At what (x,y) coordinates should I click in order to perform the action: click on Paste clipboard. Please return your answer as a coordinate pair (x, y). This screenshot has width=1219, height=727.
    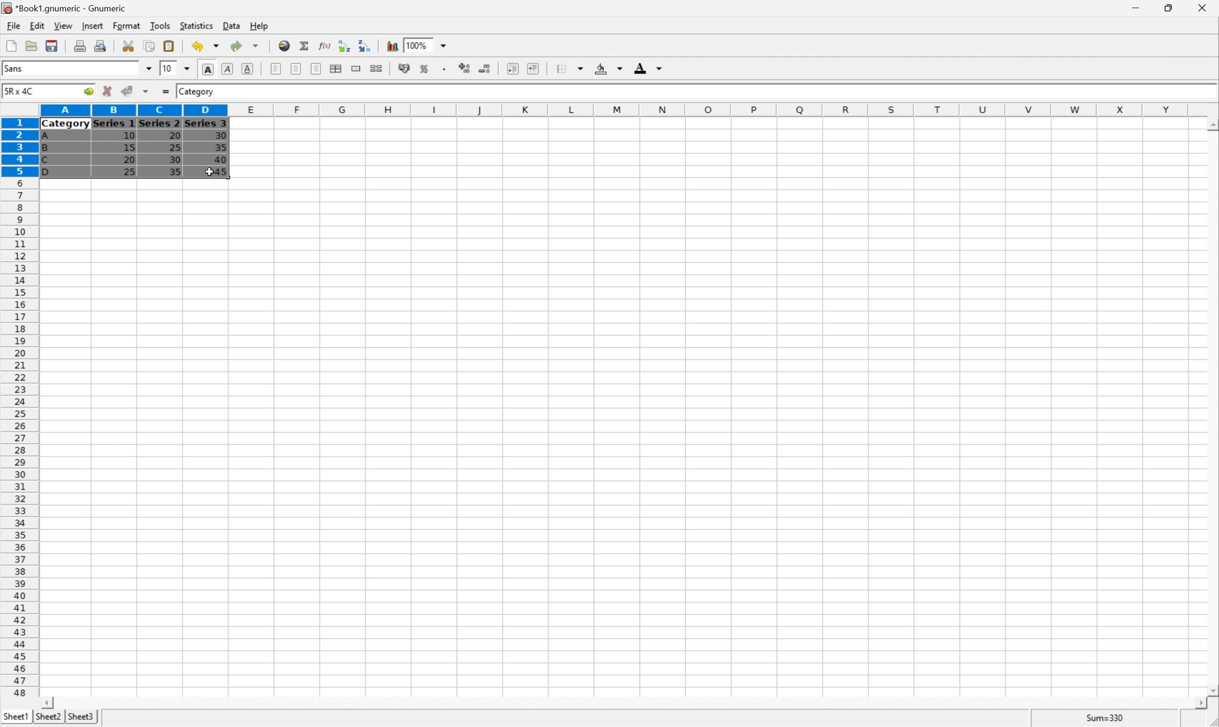
    Looking at the image, I should click on (169, 45).